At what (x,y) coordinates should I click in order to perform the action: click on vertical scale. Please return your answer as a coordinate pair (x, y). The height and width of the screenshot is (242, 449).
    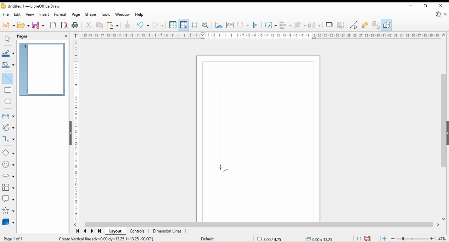
    Looking at the image, I should click on (77, 129).